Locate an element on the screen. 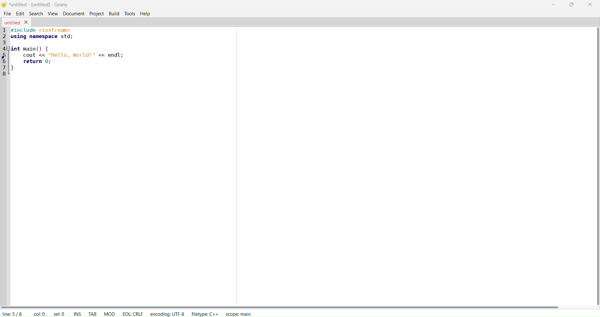 The width and height of the screenshot is (600, 317). close is located at coordinates (589, 4).